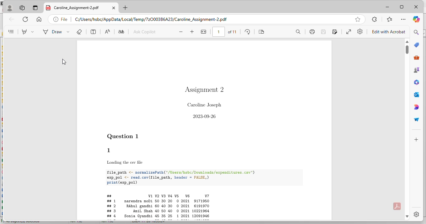  I want to click on copilot, so click(416, 19).